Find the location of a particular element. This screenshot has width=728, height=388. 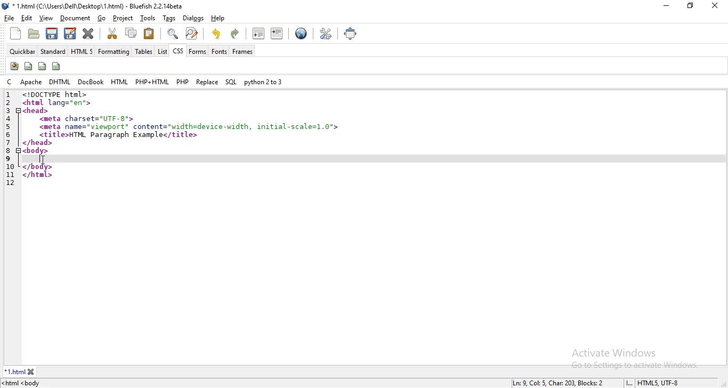

open file is located at coordinates (34, 34).